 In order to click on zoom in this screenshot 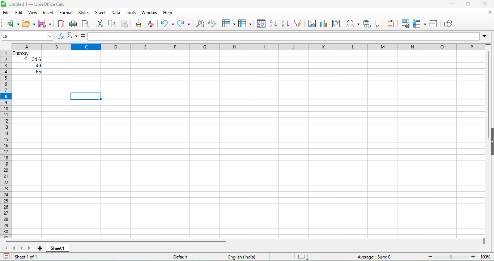, I will do `click(487, 257)`.